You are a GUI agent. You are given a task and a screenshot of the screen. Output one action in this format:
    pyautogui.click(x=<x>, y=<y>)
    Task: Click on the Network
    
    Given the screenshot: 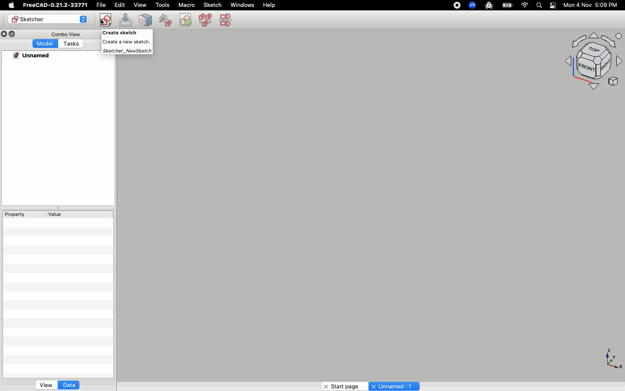 What is the action you would take?
    pyautogui.click(x=525, y=5)
    